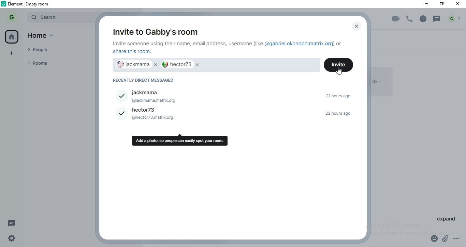  I want to click on emoji, so click(433, 240).